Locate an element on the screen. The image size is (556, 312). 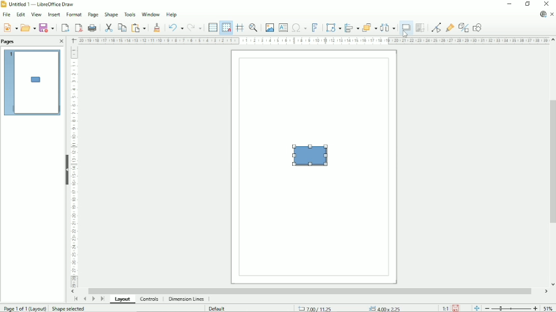
Zoom and pan is located at coordinates (253, 27).